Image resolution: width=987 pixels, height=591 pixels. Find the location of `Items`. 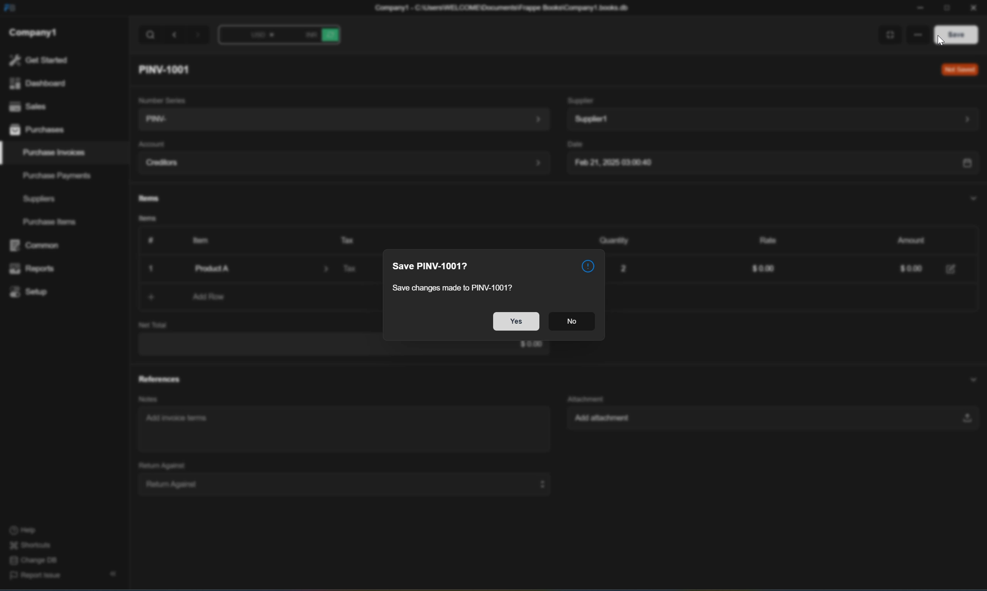

Items is located at coordinates (146, 199).